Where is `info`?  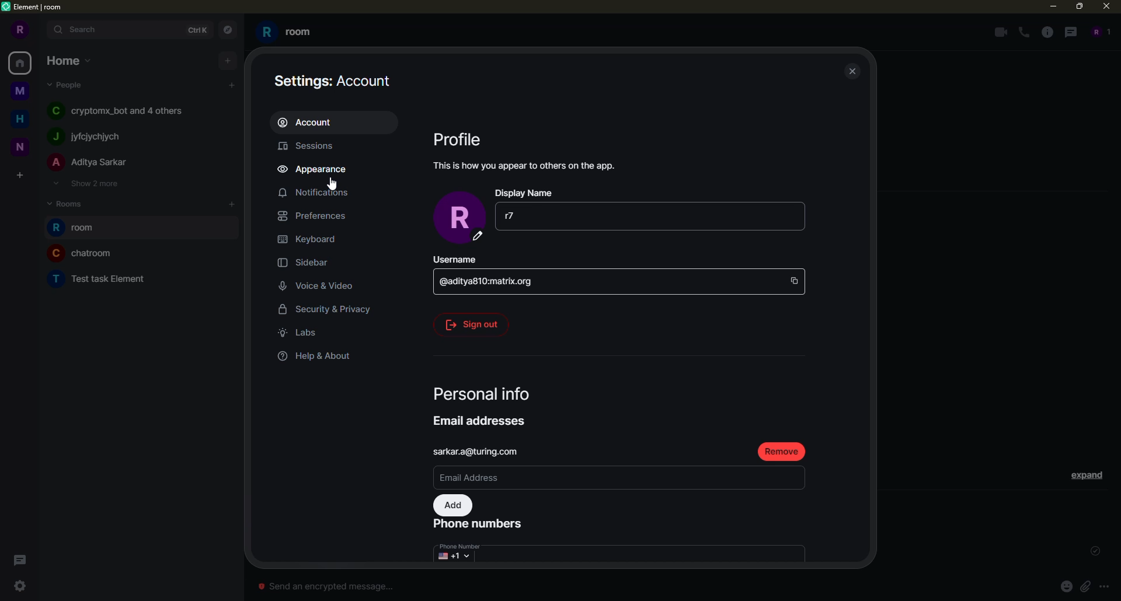 info is located at coordinates (527, 166).